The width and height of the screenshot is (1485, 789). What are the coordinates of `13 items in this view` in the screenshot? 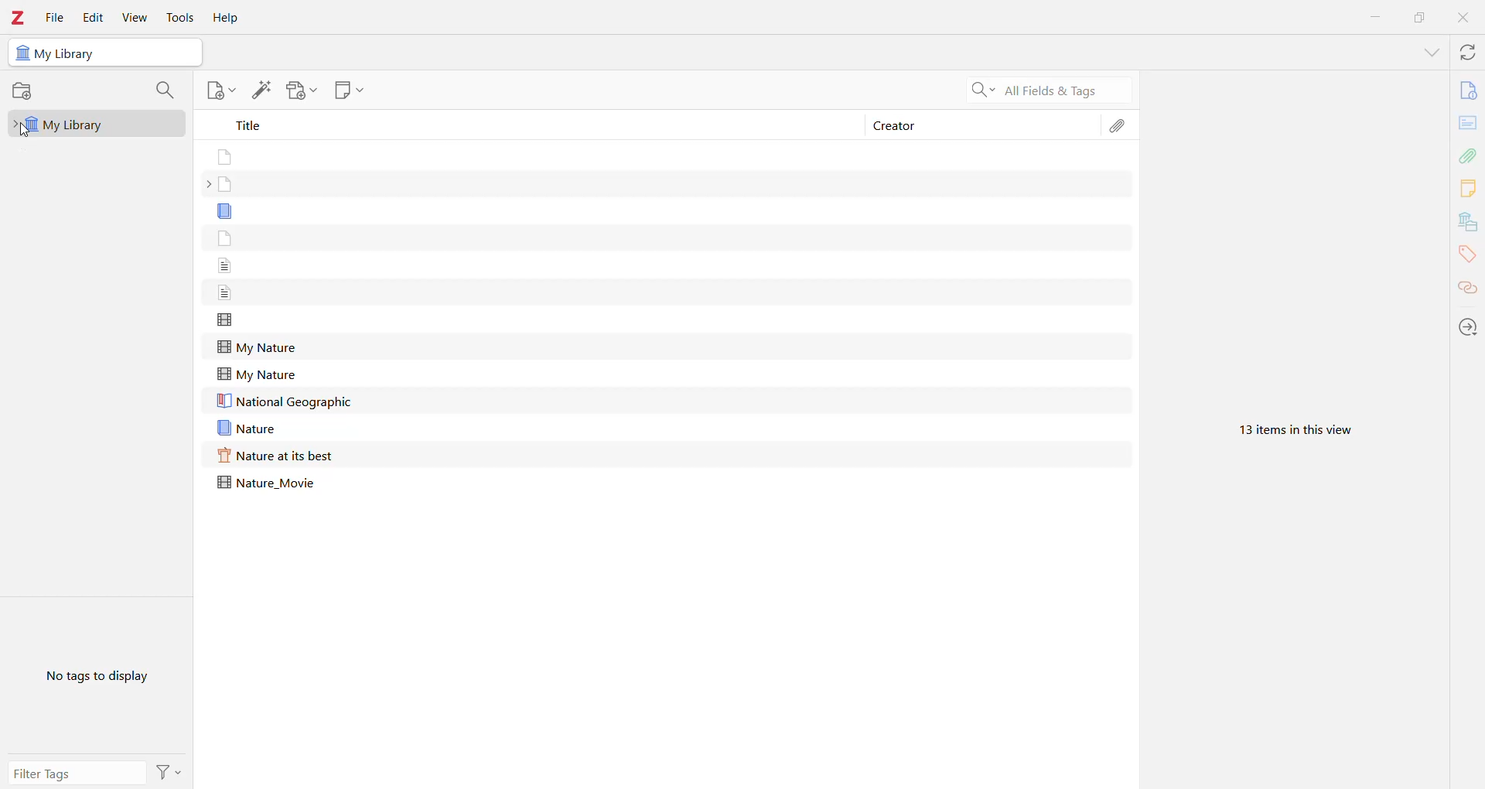 It's located at (1303, 431).